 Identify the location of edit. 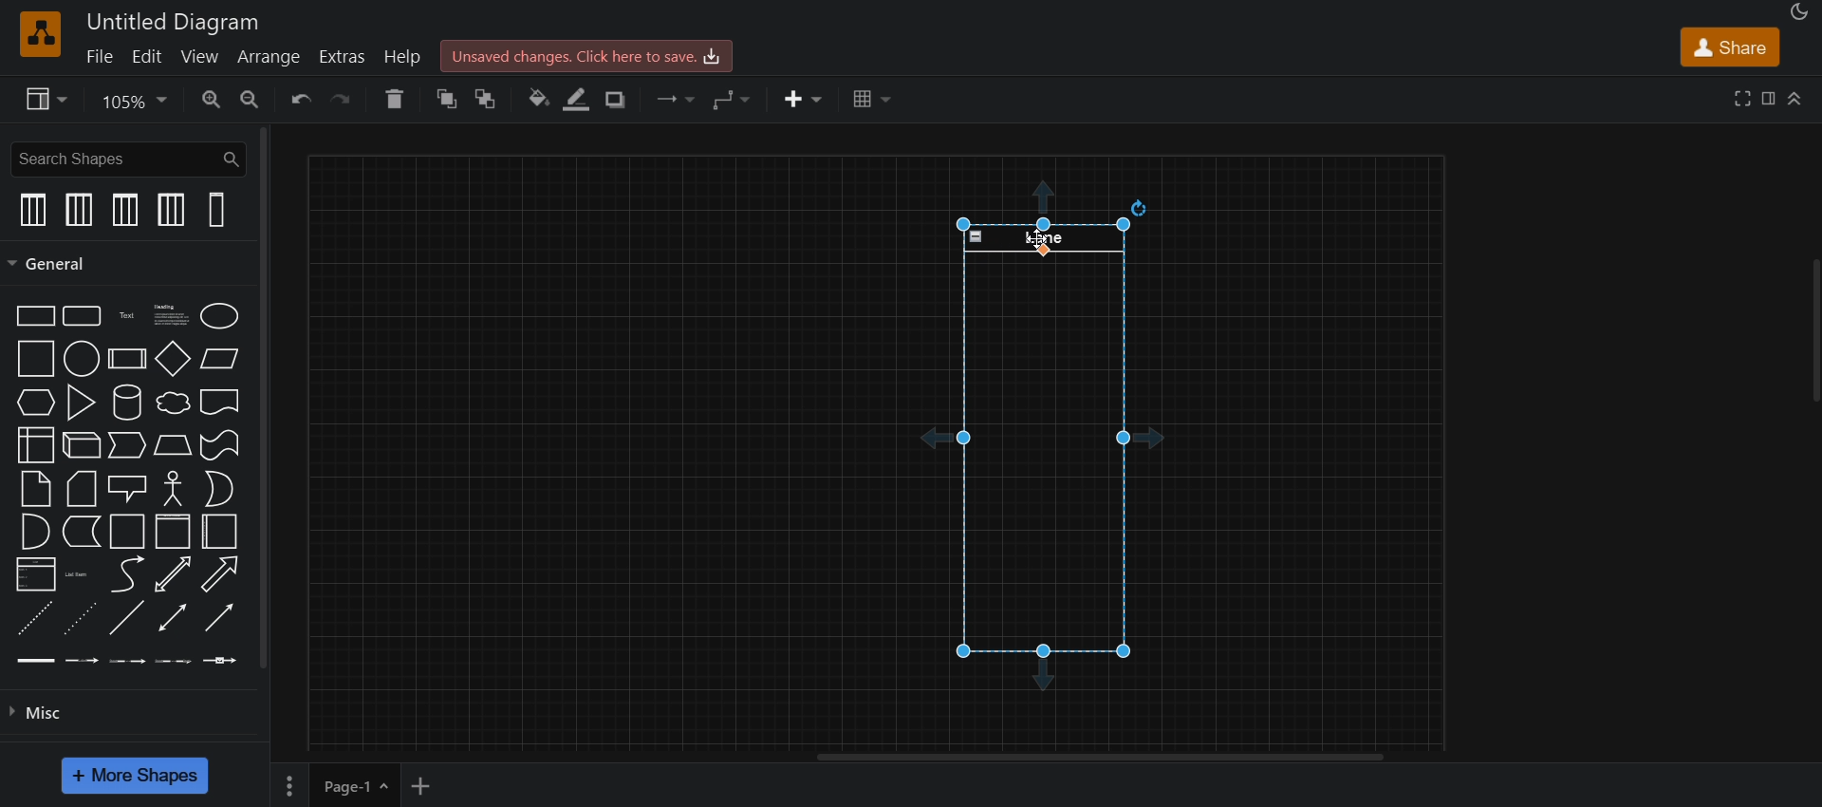
(152, 57).